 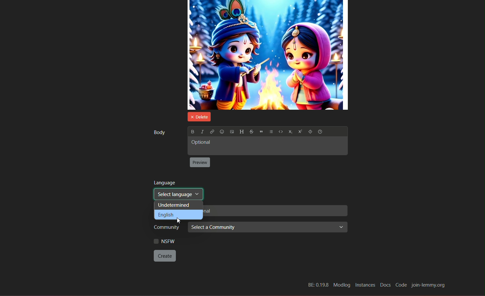 I want to click on emoji, so click(x=222, y=132).